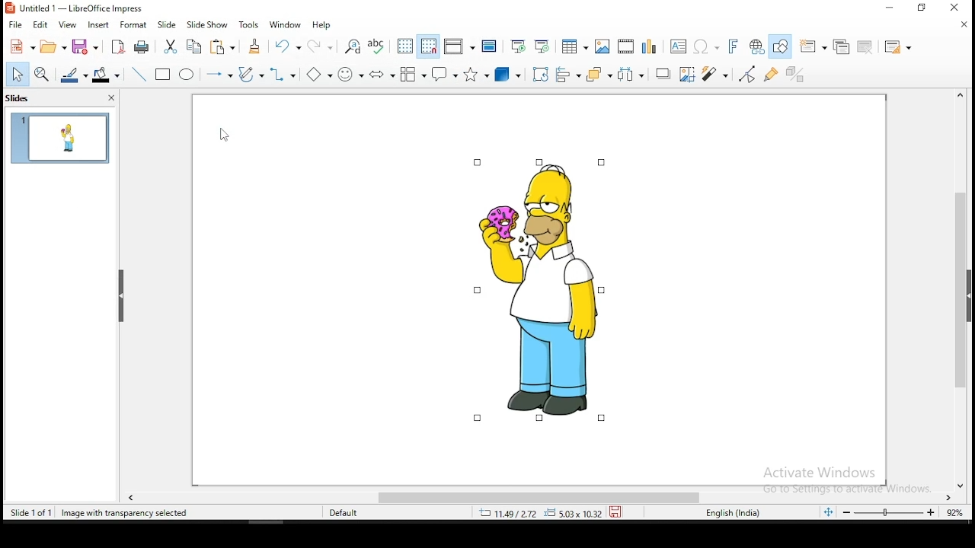 Image resolution: width=975 pixels, height=548 pixels. What do you see at coordinates (508, 72) in the screenshot?
I see `3D objects` at bounding box center [508, 72].